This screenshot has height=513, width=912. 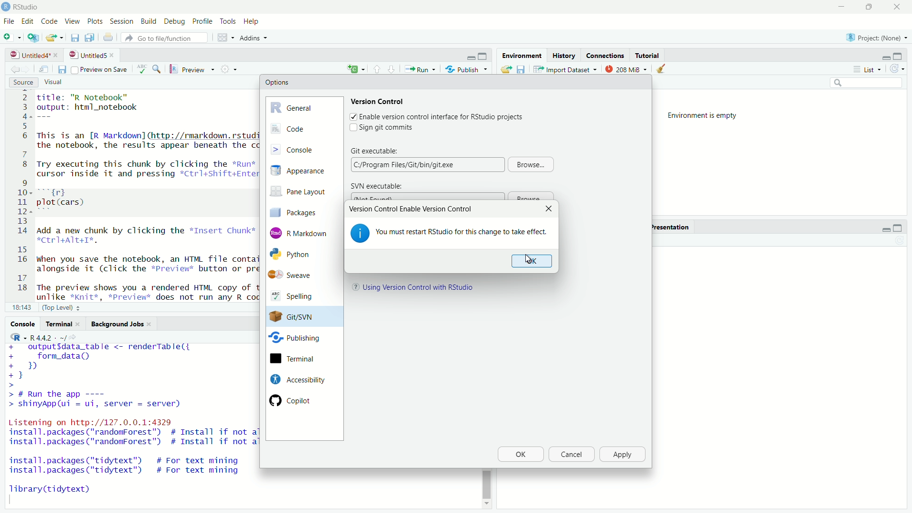 What do you see at coordinates (605, 55) in the screenshot?
I see `Connections` at bounding box center [605, 55].